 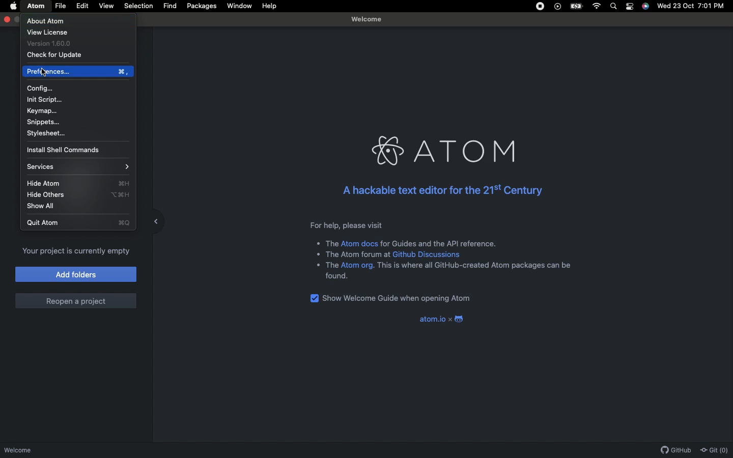 What do you see at coordinates (630, 7) in the screenshot?
I see `Notification bar` at bounding box center [630, 7].